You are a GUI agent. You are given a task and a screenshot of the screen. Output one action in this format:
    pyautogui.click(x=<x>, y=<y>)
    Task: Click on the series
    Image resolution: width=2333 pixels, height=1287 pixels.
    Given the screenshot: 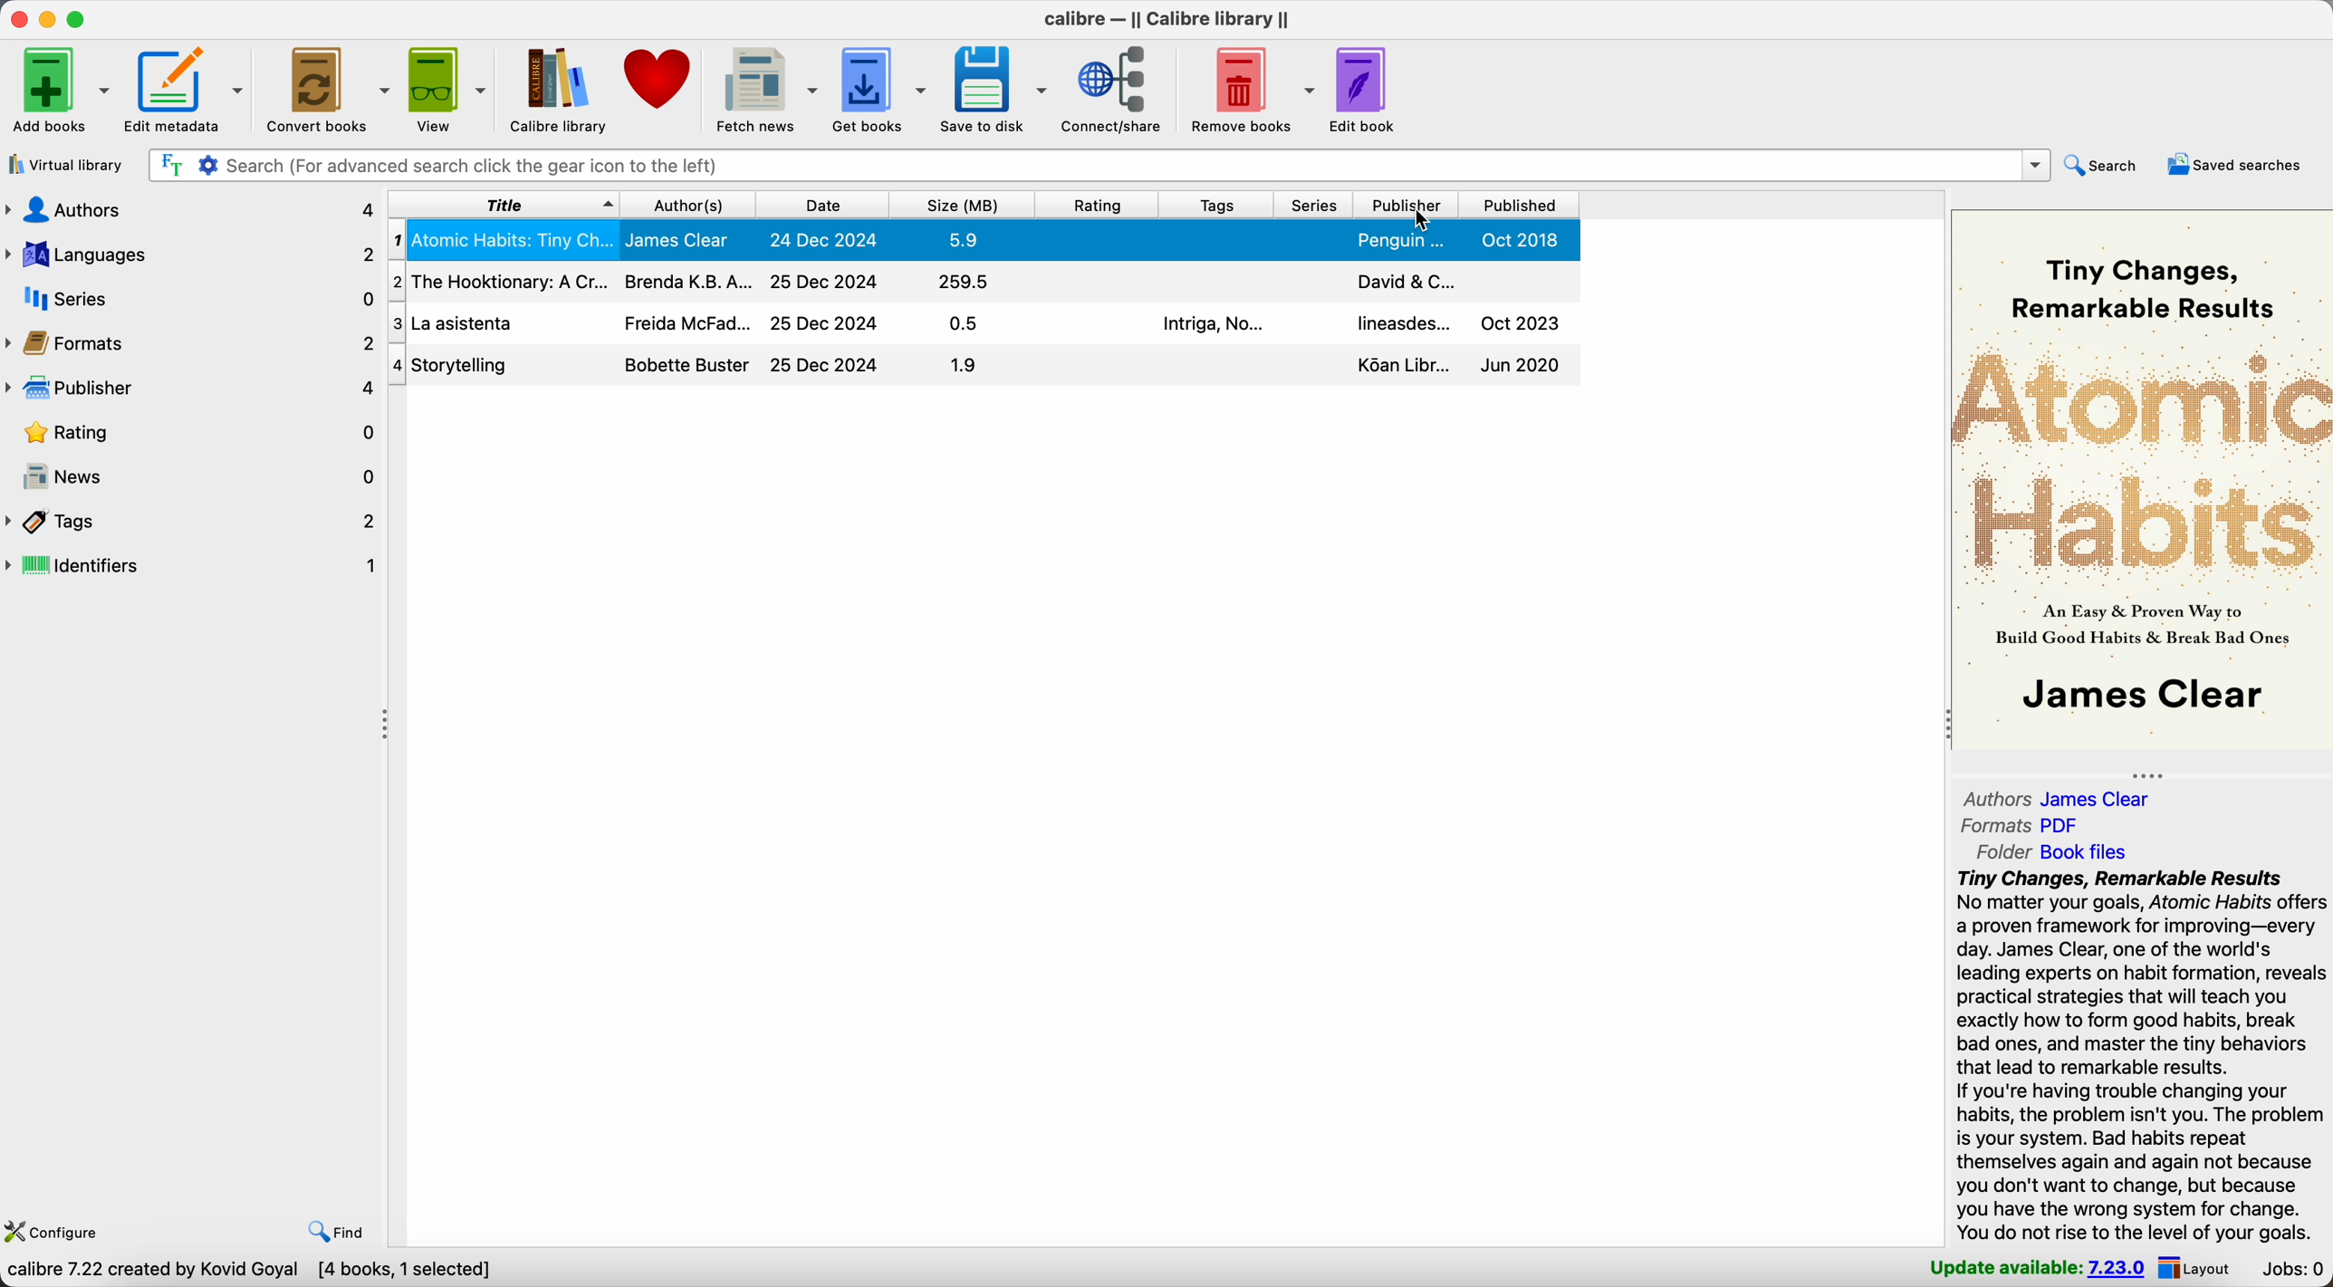 What is the action you would take?
    pyautogui.click(x=1317, y=204)
    